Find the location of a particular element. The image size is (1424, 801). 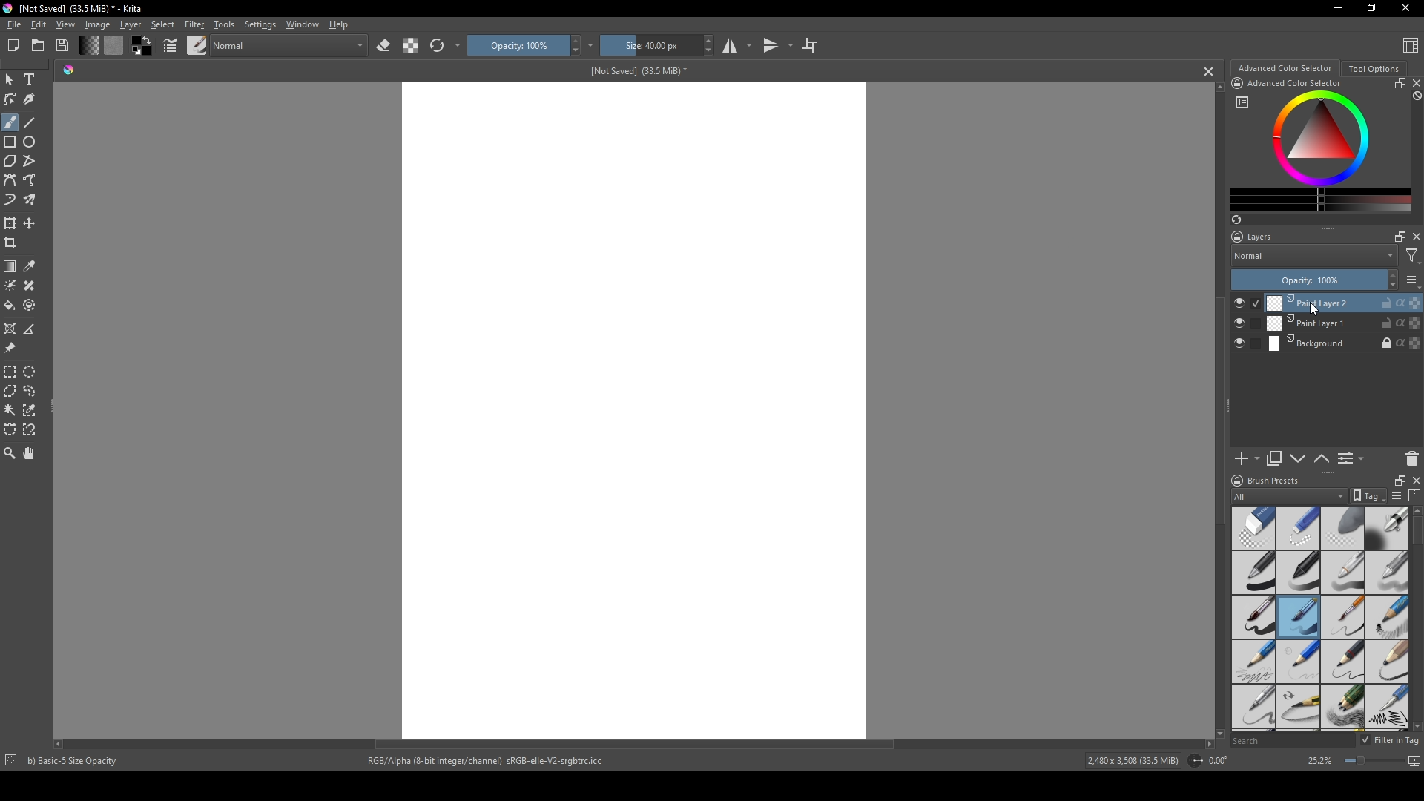

blending tool is located at coordinates (1387, 527).